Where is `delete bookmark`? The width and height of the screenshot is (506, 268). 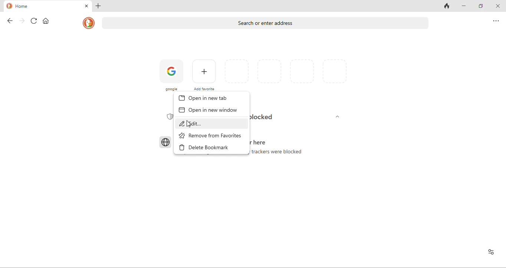 delete bookmark is located at coordinates (212, 148).